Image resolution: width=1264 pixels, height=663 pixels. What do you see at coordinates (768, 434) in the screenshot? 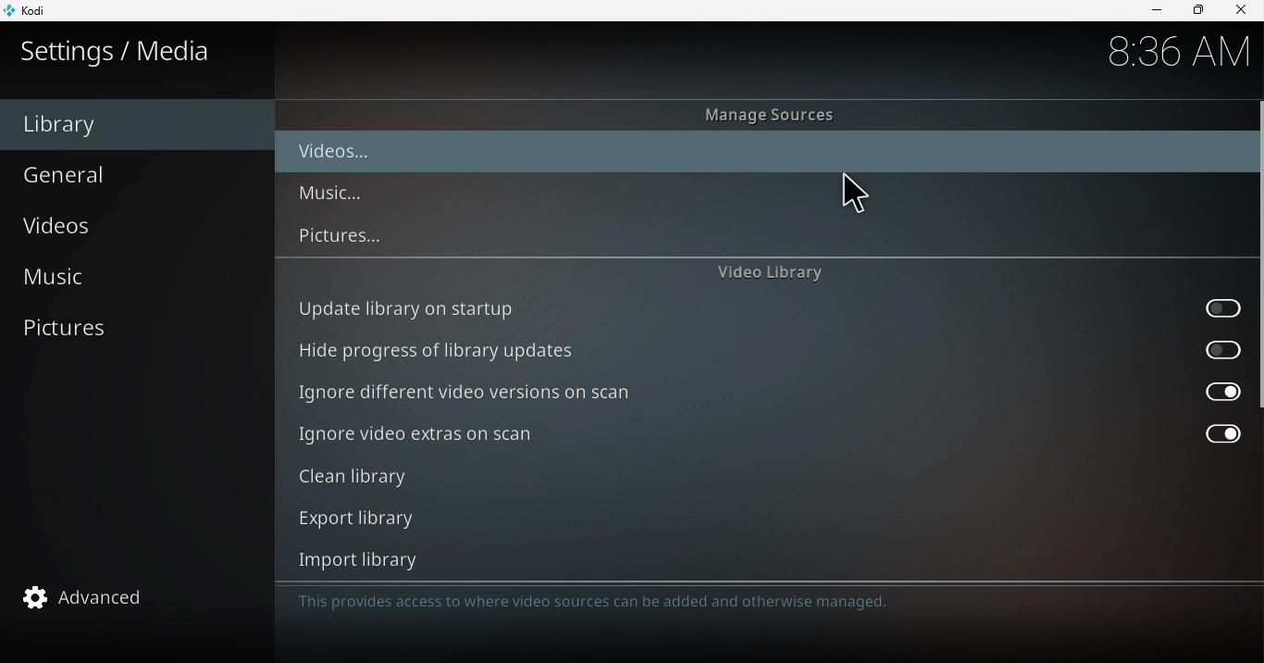
I see `Ignore video extras on scan` at bounding box center [768, 434].